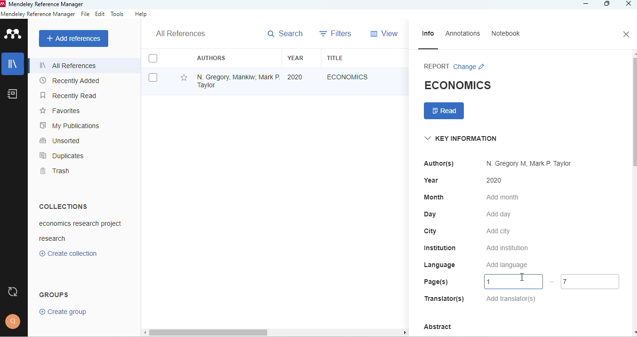 The image size is (637, 337). I want to click on authors, so click(212, 58).